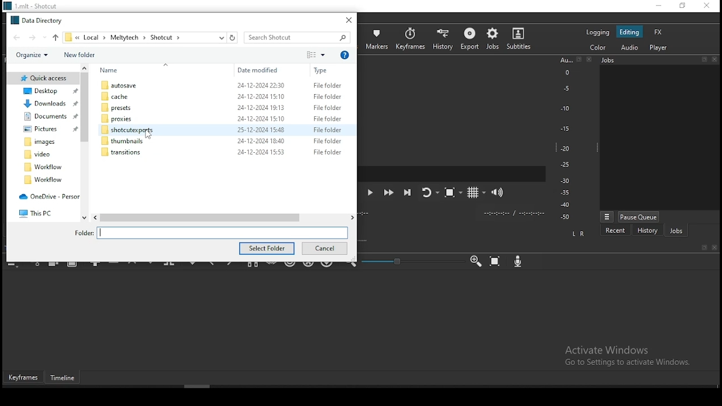 The image size is (722, 406). What do you see at coordinates (390, 193) in the screenshot?
I see `play quickly forwards` at bounding box center [390, 193].